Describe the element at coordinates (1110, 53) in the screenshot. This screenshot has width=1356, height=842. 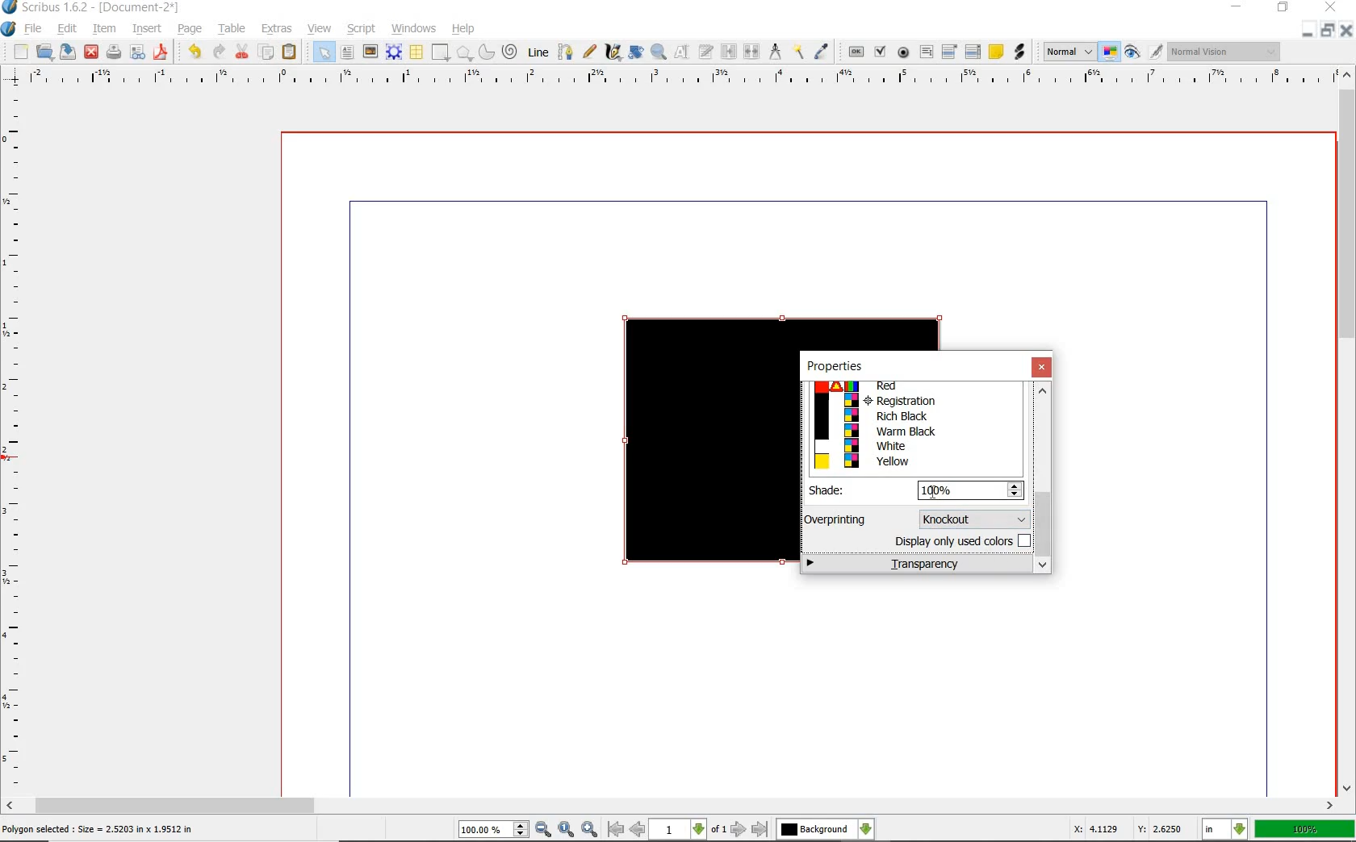
I see `toggle management system` at that location.